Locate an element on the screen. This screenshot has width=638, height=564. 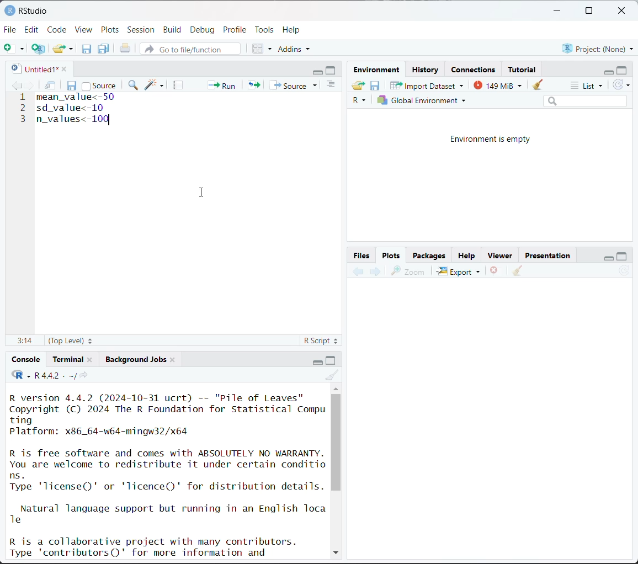
Tutorial is located at coordinates (523, 68).